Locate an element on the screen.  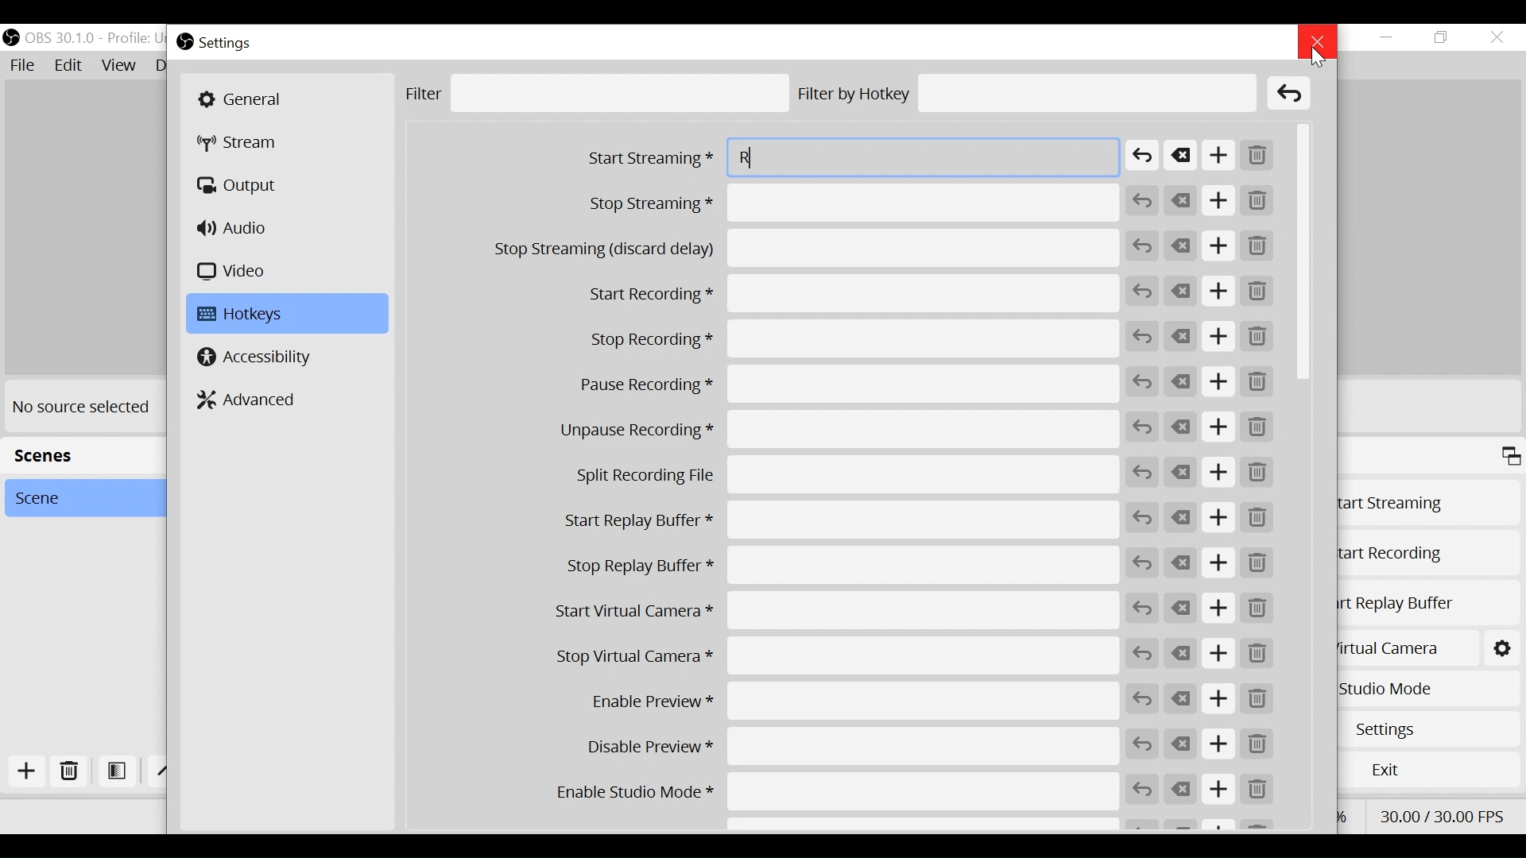
Vertical Scroll bar is located at coordinates (1300, 251).